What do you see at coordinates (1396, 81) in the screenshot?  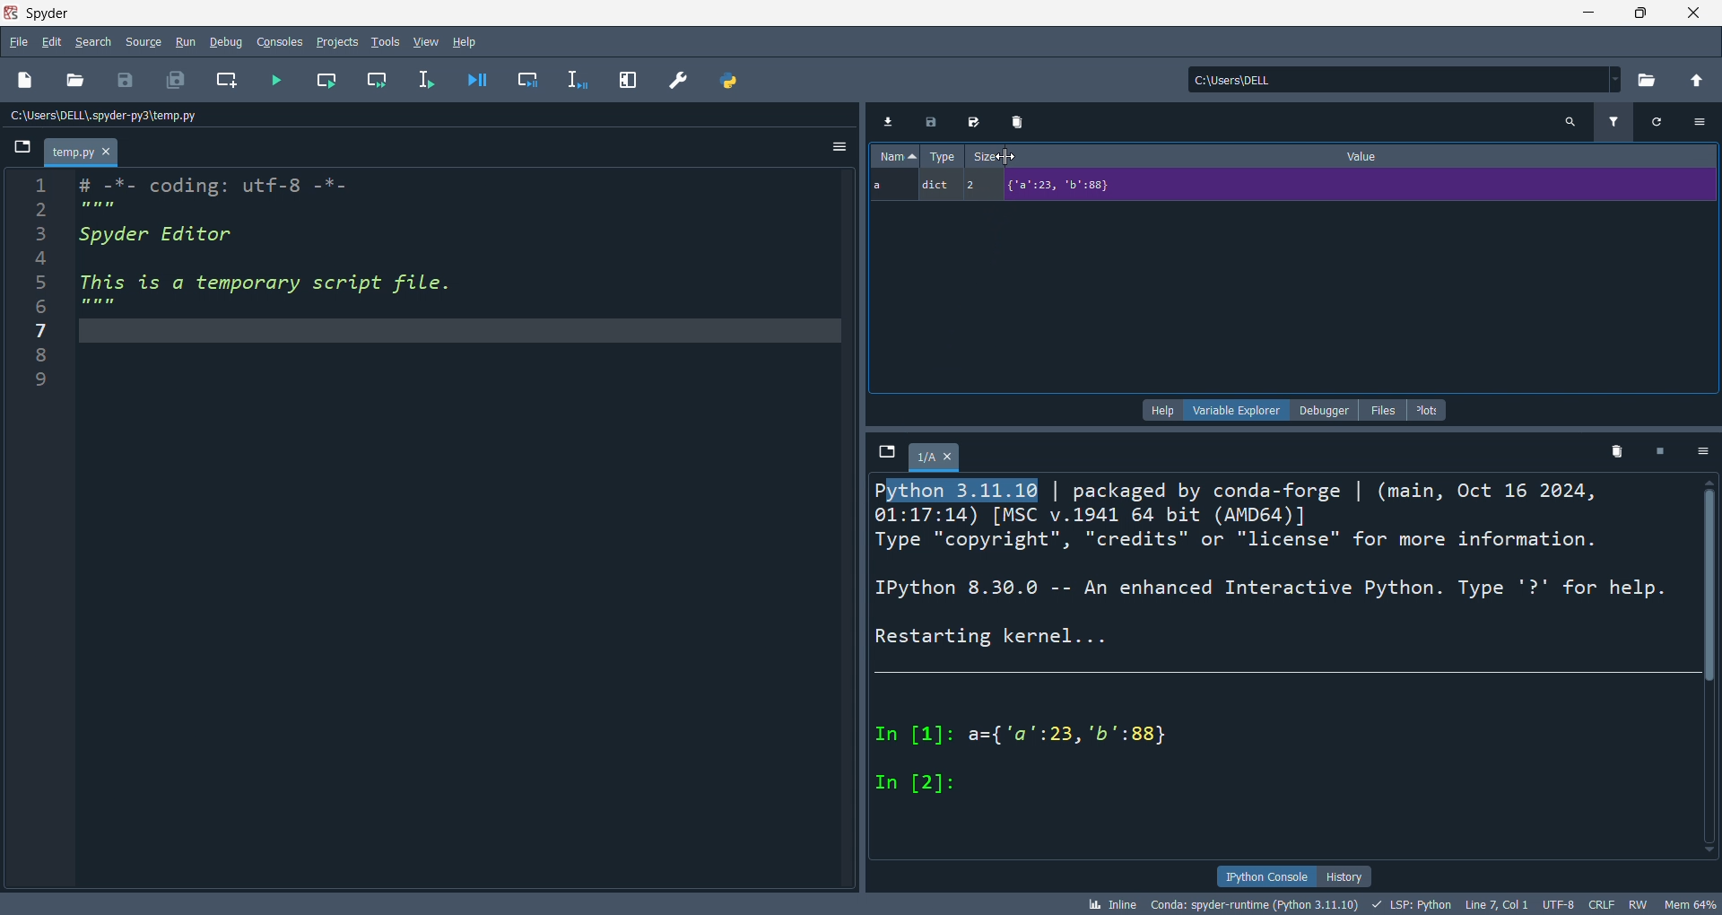 I see `current directory` at bounding box center [1396, 81].